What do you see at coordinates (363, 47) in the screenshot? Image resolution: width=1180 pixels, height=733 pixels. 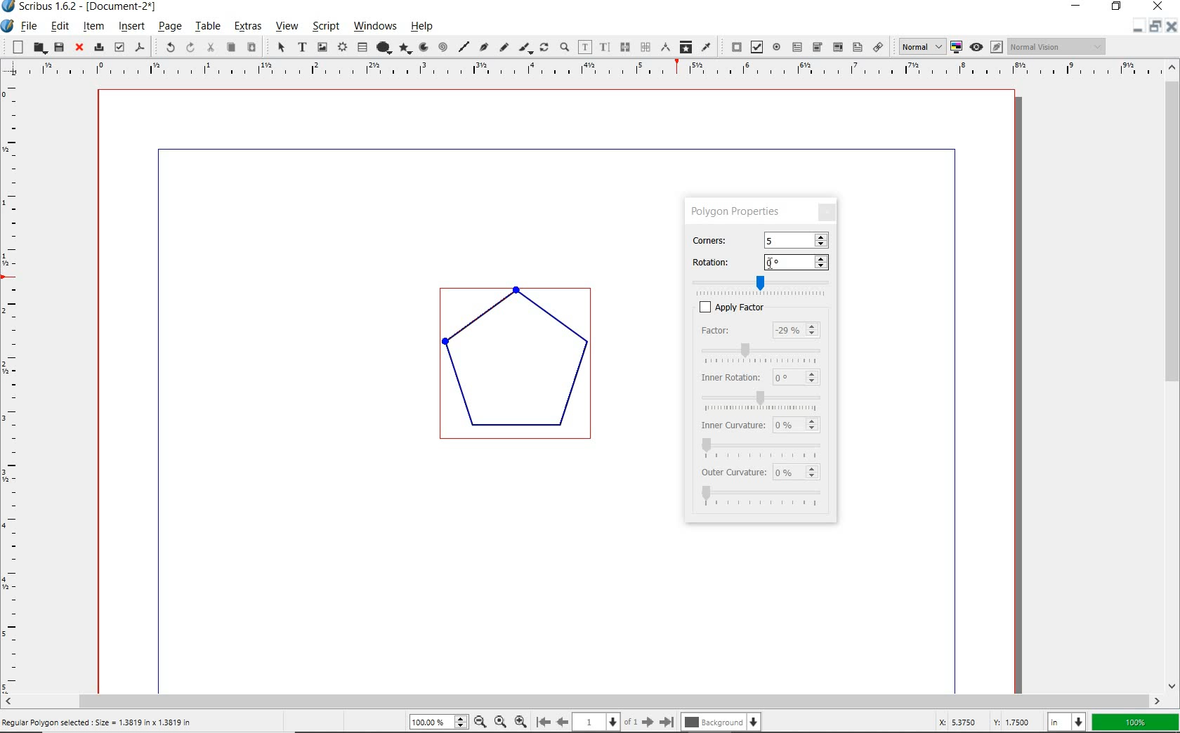 I see `table` at bounding box center [363, 47].